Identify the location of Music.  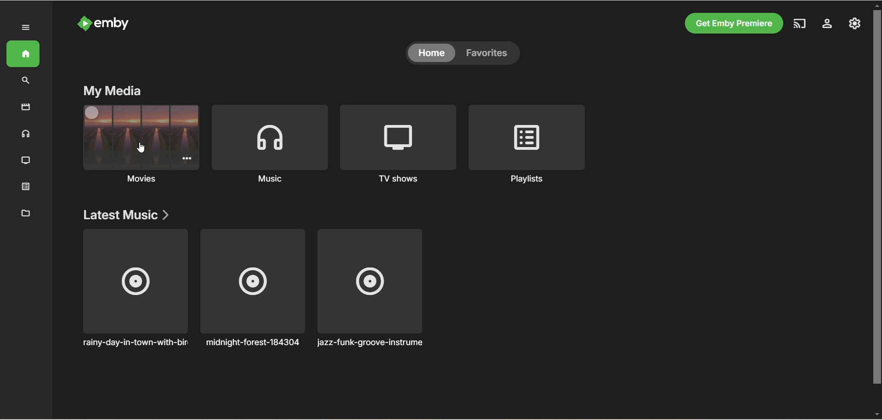
(269, 145).